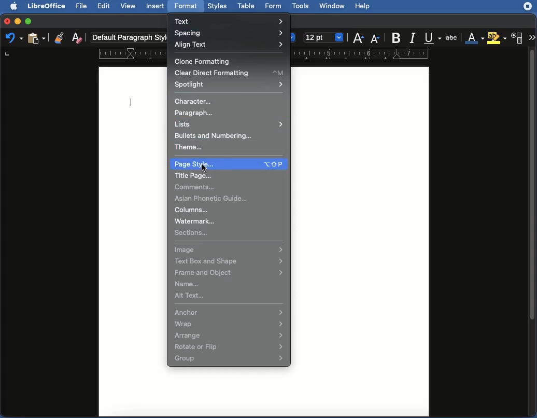 Image resolution: width=537 pixels, height=418 pixels. Describe the element at coordinates (194, 176) in the screenshot. I see `Title page` at that location.